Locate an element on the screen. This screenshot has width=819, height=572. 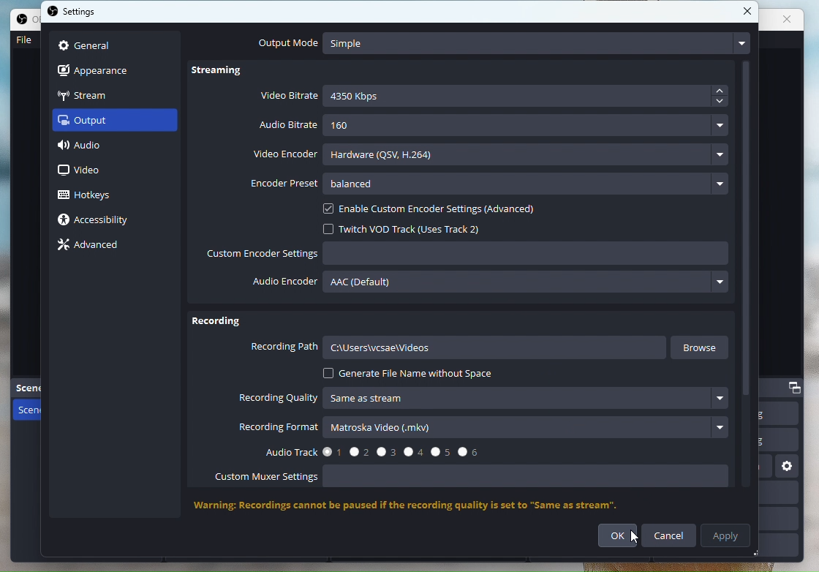
apply is located at coordinates (728, 536).